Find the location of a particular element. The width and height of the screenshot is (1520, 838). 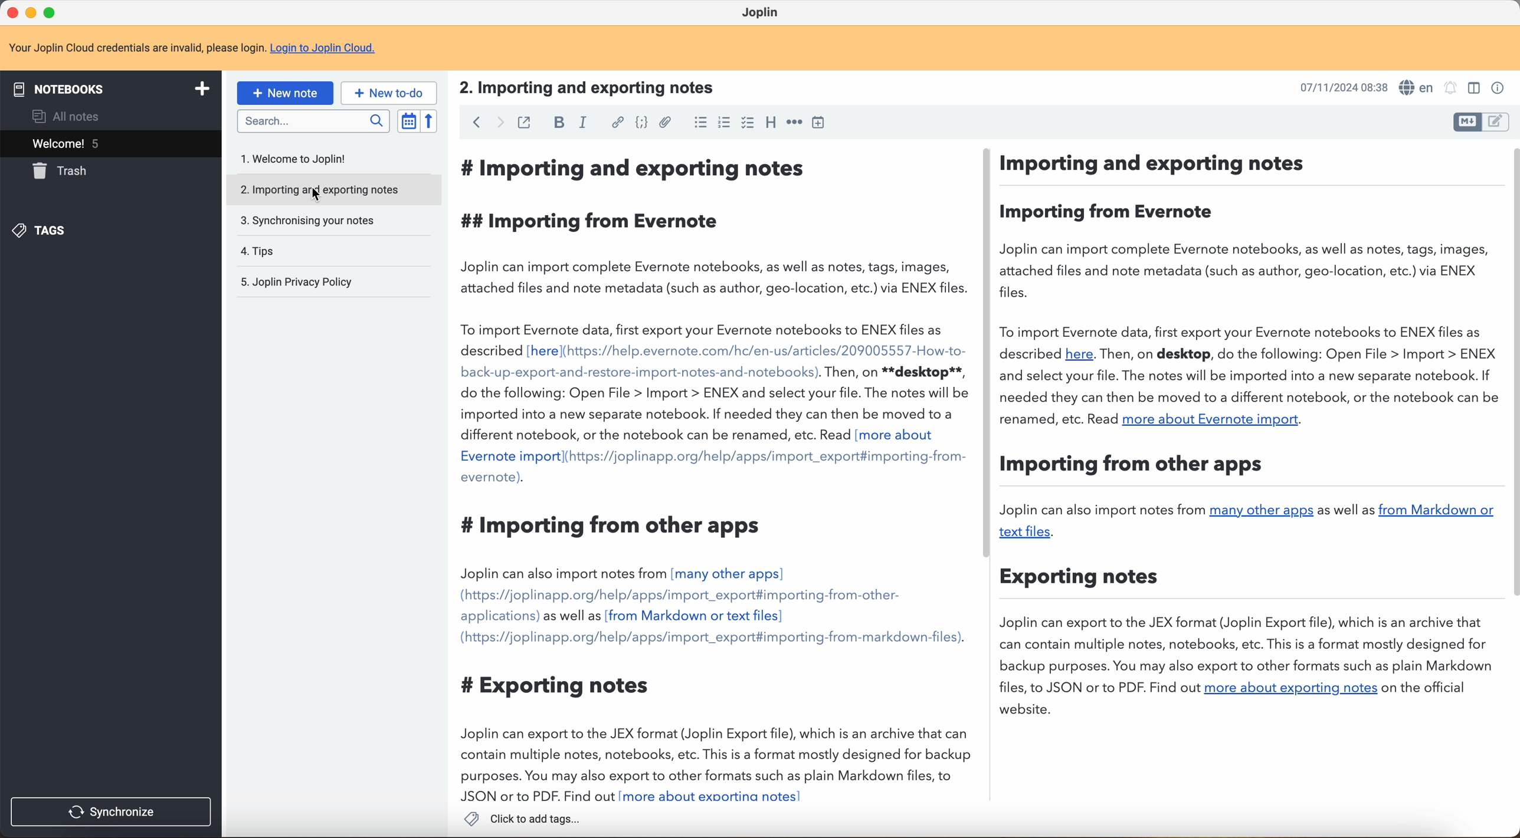

synchronize is located at coordinates (111, 811).